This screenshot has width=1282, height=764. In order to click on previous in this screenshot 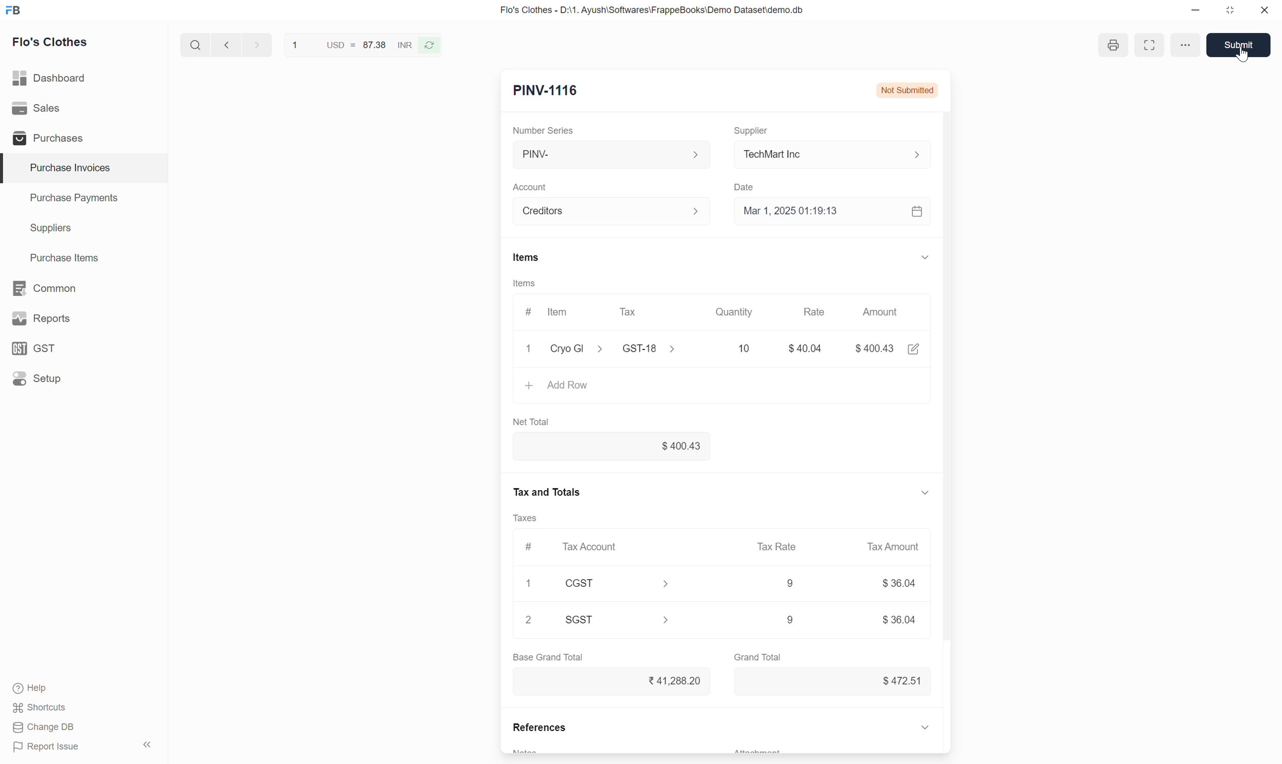, I will do `click(255, 44)`.